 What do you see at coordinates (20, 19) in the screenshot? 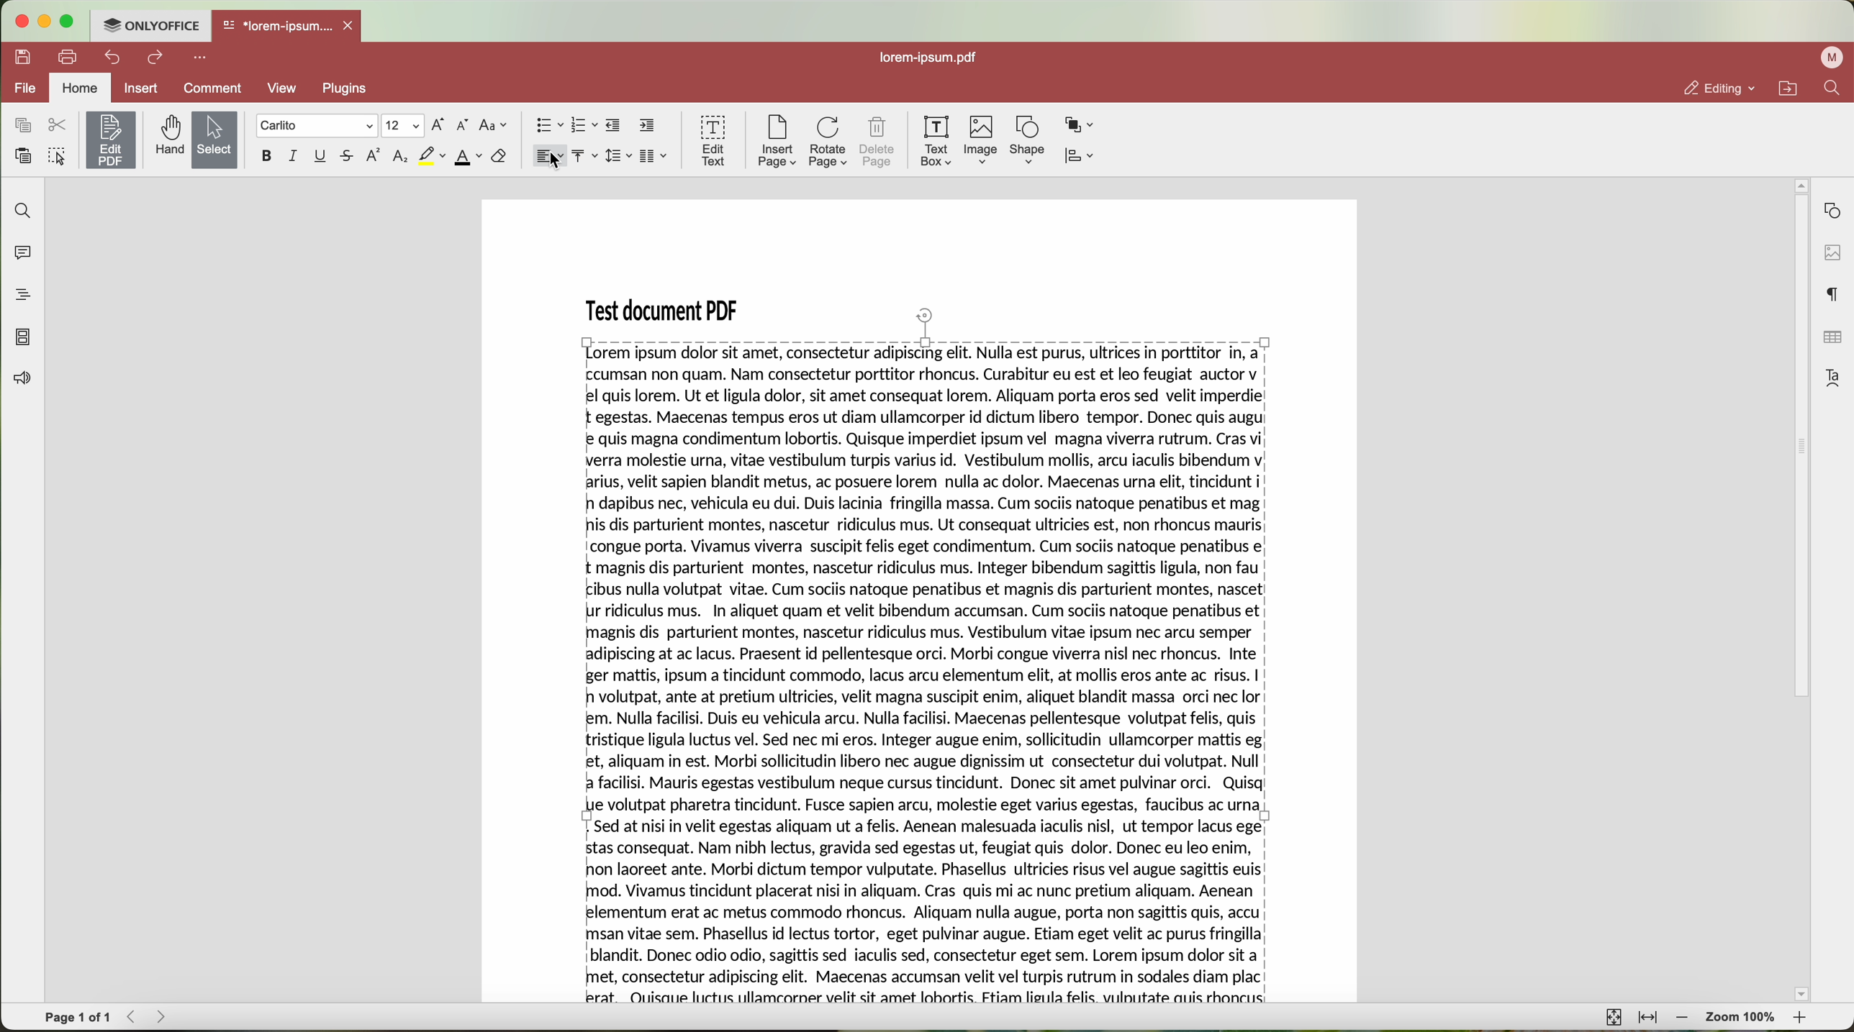
I see `close program` at bounding box center [20, 19].